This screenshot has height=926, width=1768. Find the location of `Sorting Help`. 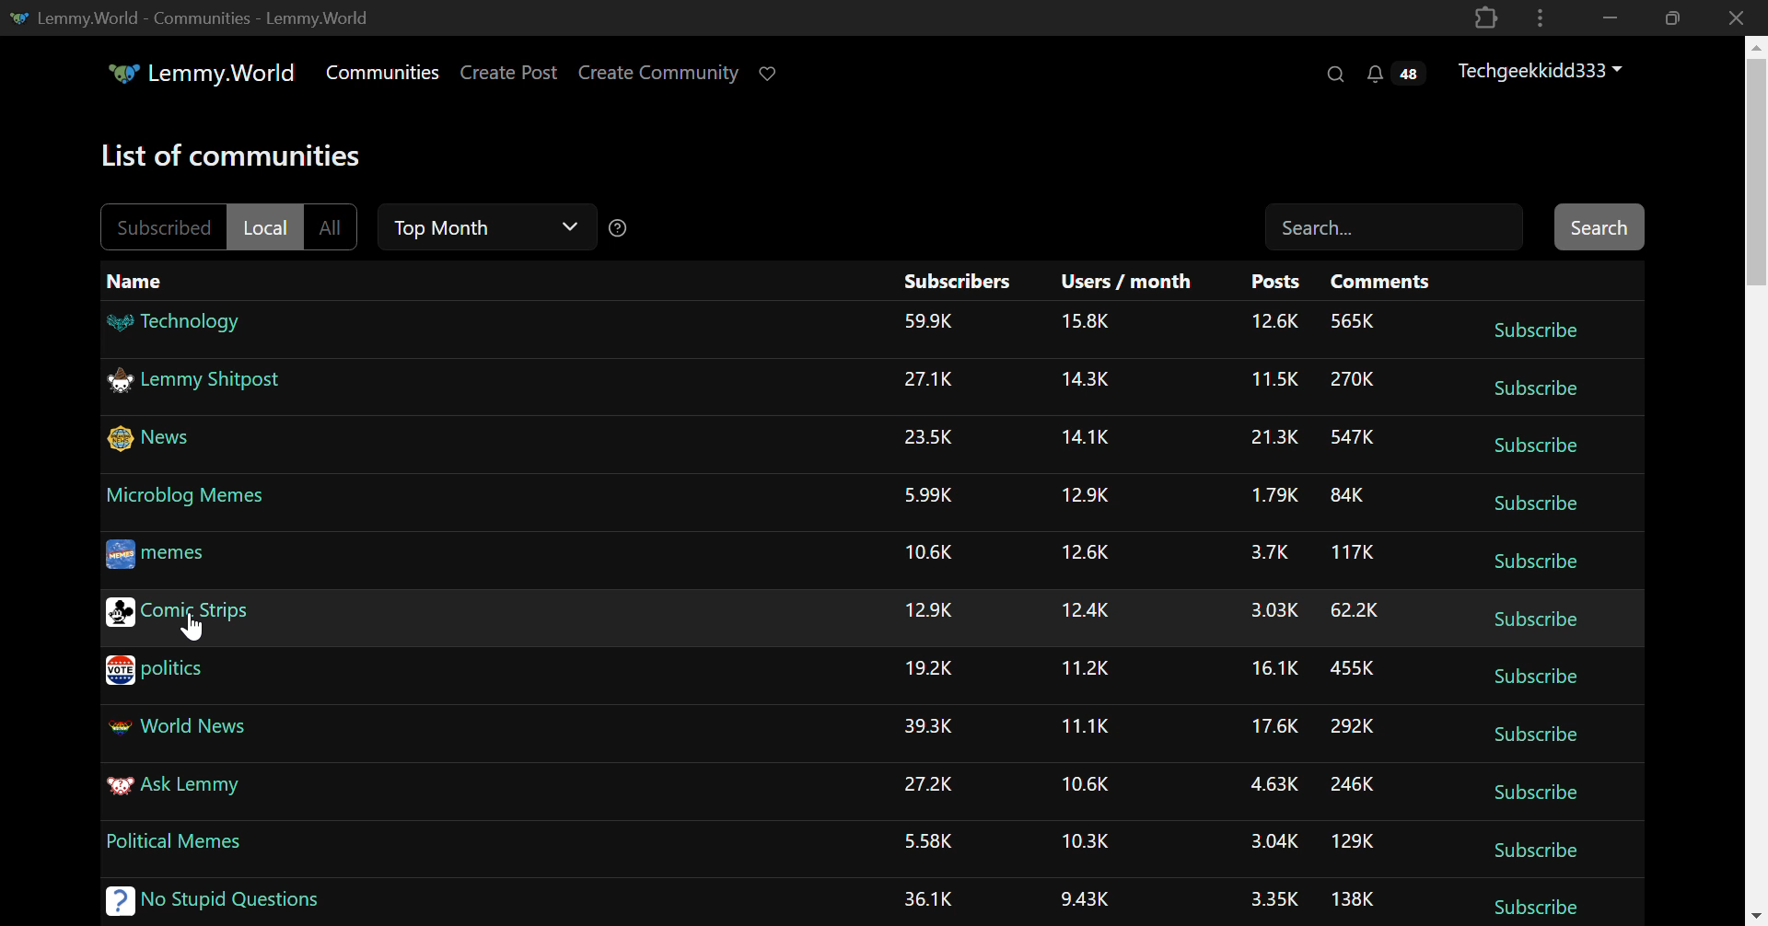

Sorting Help is located at coordinates (620, 227).